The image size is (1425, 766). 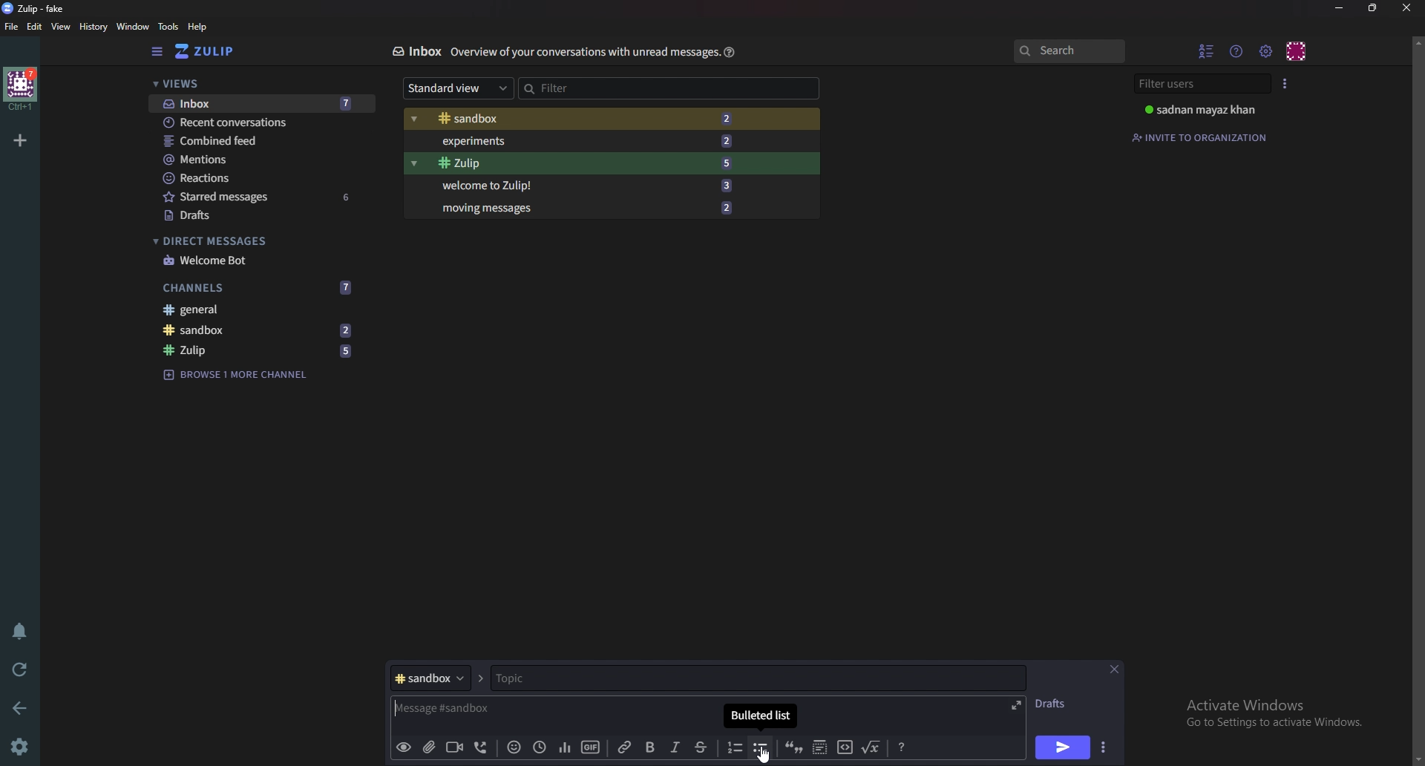 What do you see at coordinates (215, 51) in the screenshot?
I see `Home view` at bounding box center [215, 51].